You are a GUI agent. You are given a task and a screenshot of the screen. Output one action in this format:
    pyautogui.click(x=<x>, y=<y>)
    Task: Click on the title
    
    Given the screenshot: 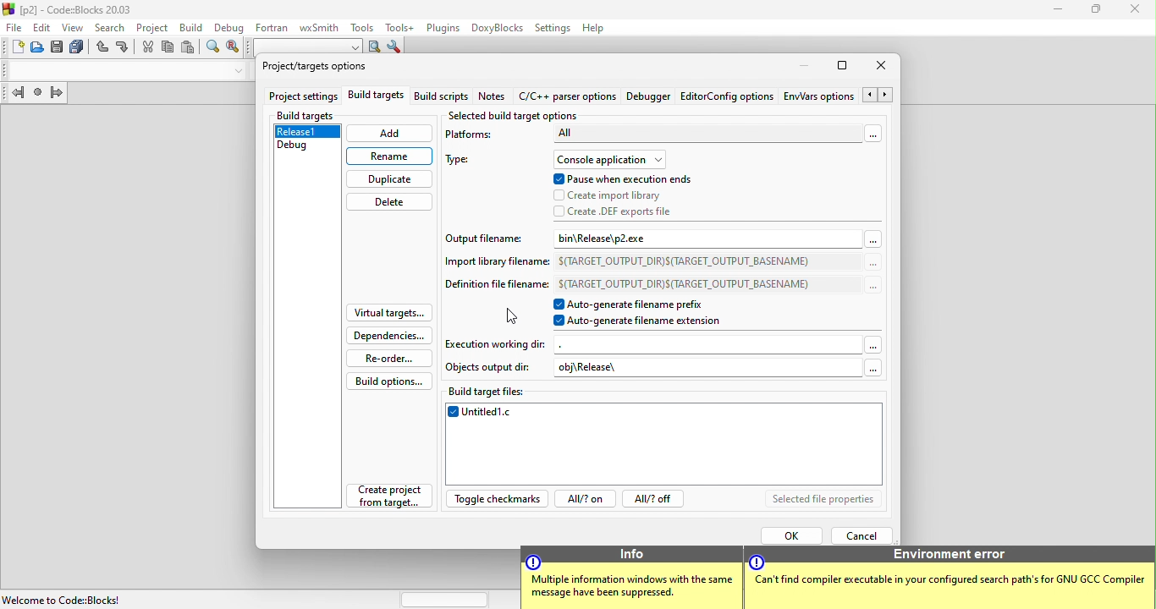 What is the action you would take?
    pyautogui.click(x=71, y=8)
    